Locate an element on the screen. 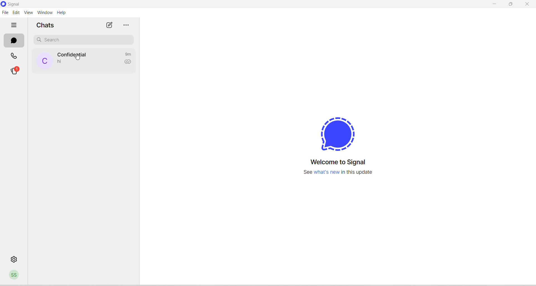  last message is located at coordinates (61, 62).